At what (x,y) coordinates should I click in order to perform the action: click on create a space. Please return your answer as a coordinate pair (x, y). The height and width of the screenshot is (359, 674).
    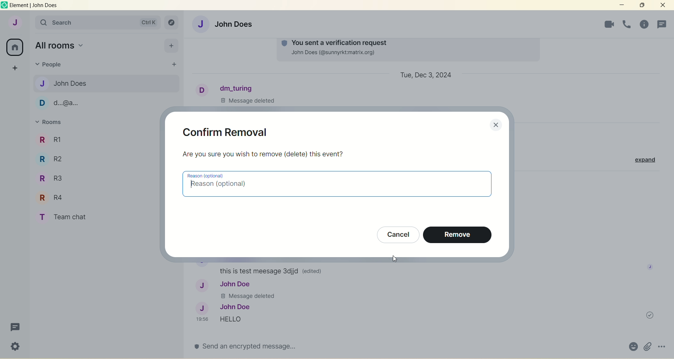
    Looking at the image, I should click on (15, 68).